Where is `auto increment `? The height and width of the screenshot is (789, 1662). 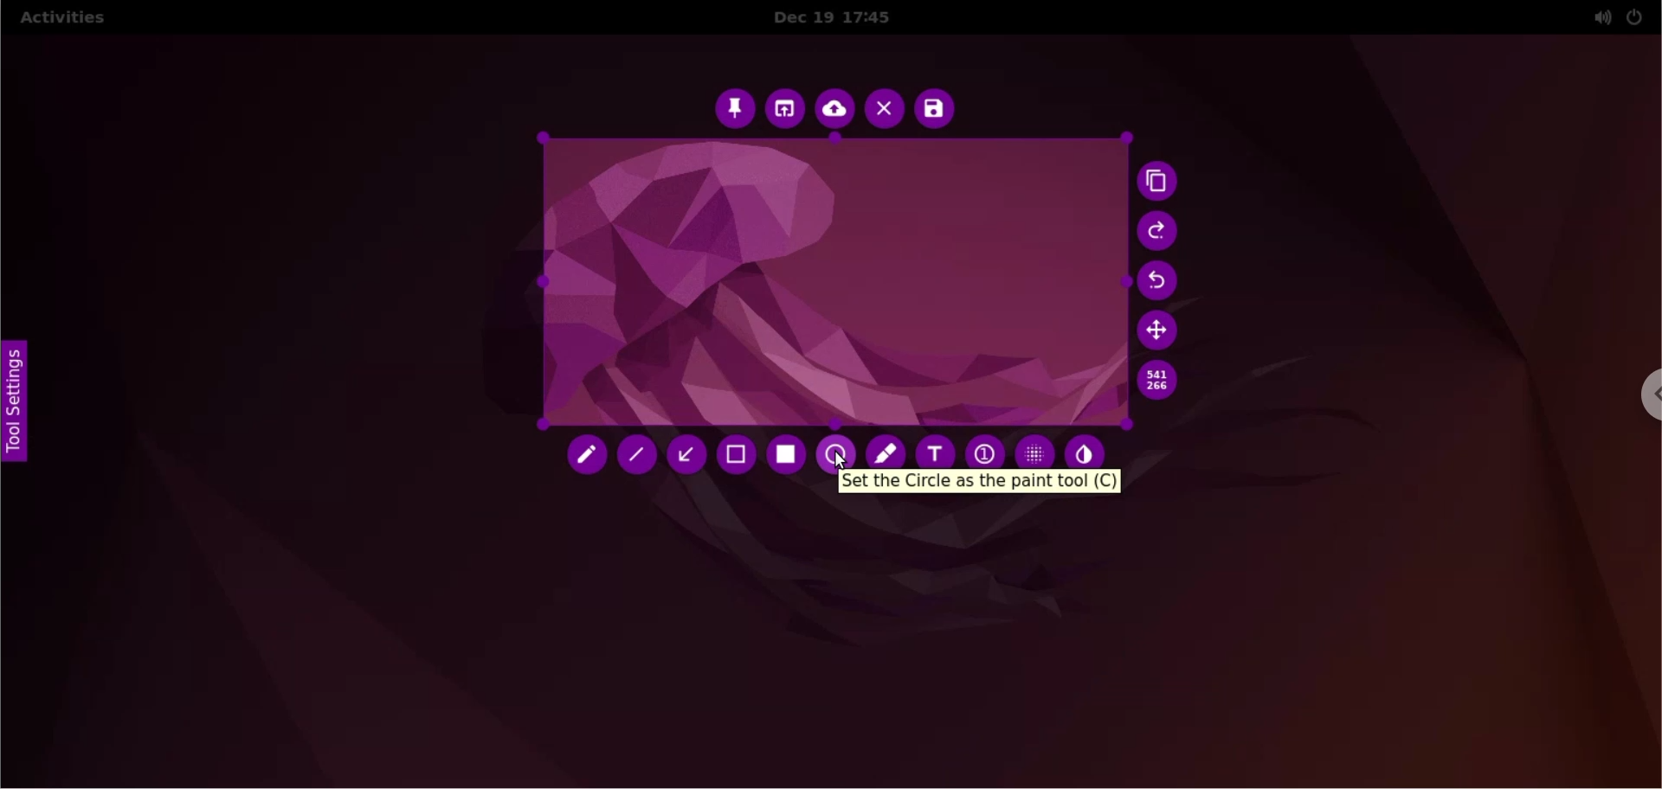
auto increment  is located at coordinates (983, 447).